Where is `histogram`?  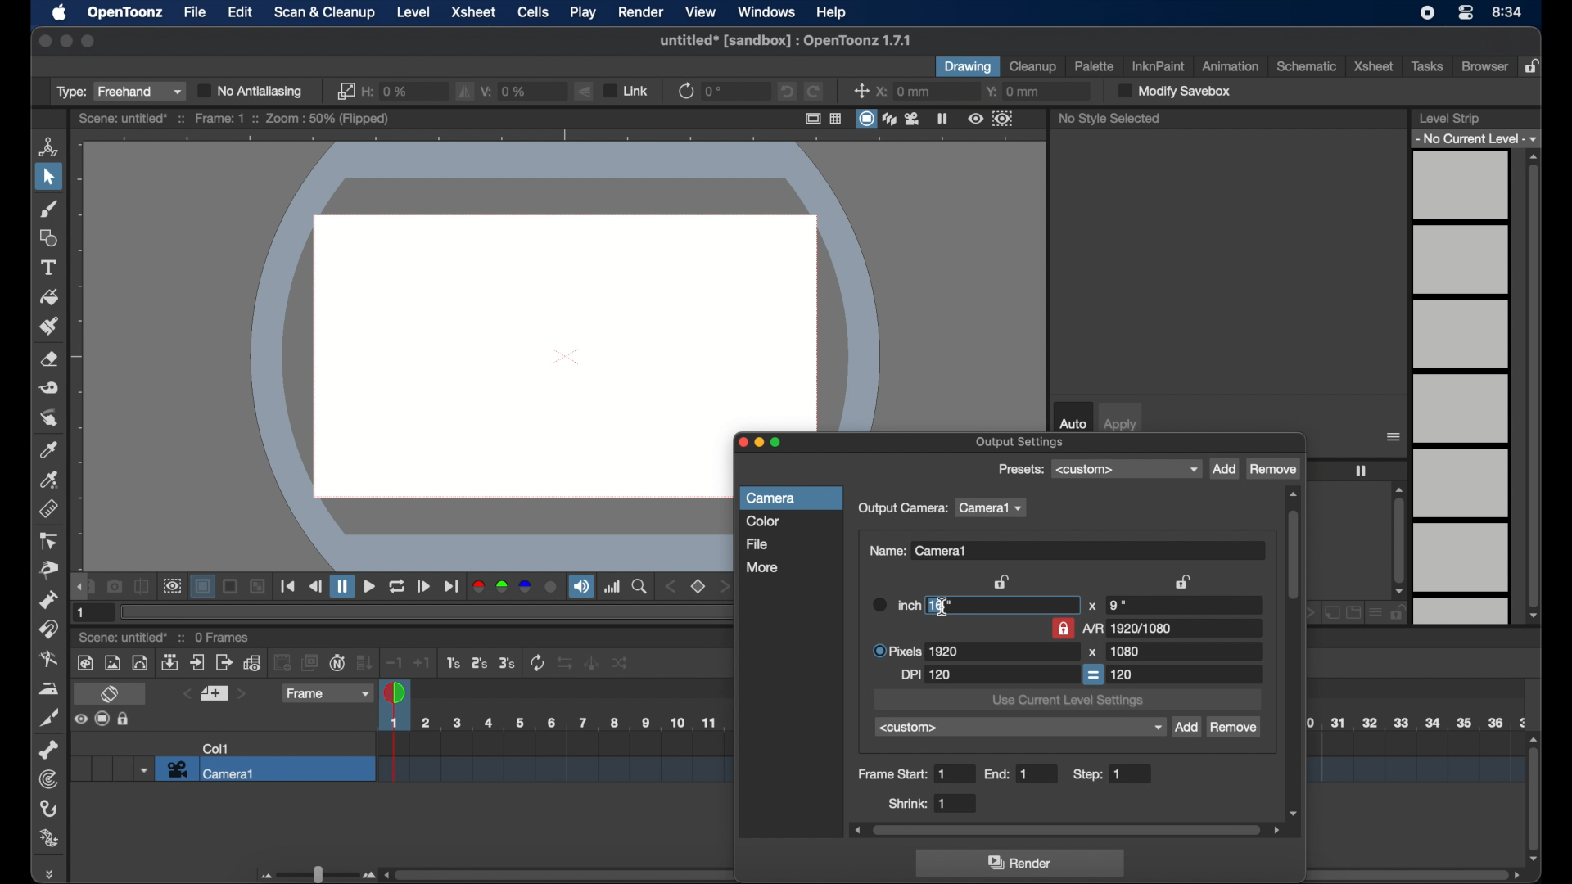 histogram is located at coordinates (612, 586).